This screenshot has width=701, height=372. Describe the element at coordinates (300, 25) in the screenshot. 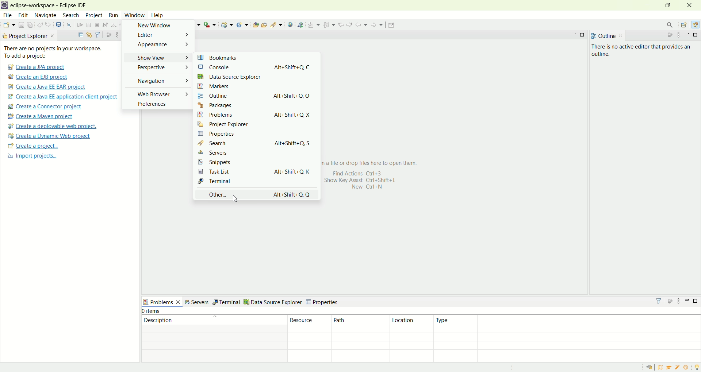

I see `launch the web service explorer` at that location.